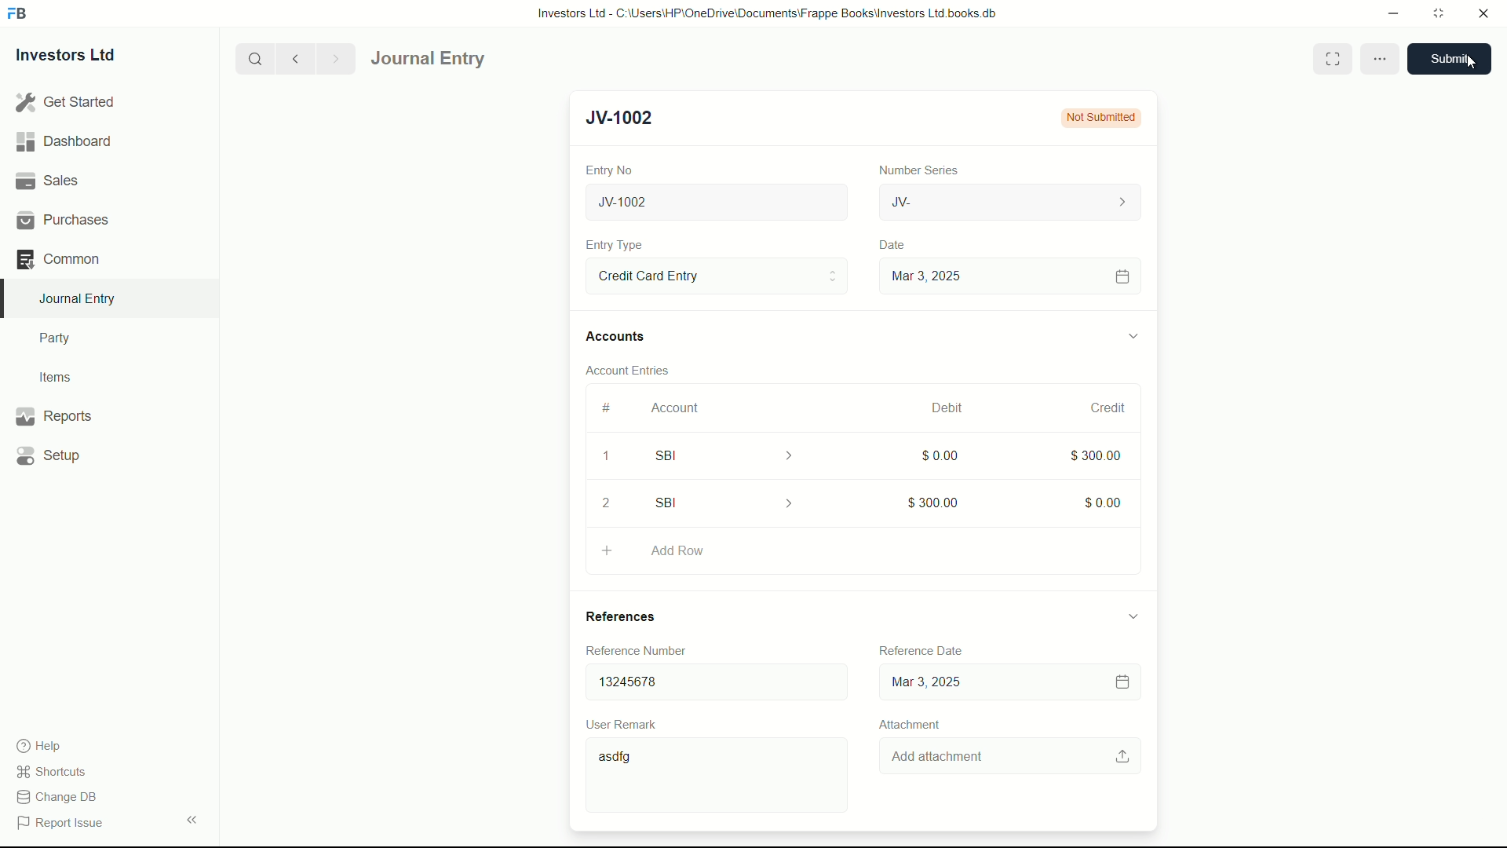 This screenshot has height=848, width=1507. What do you see at coordinates (17, 14) in the screenshot?
I see `FrappeBooks logo` at bounding box center [17, 14].